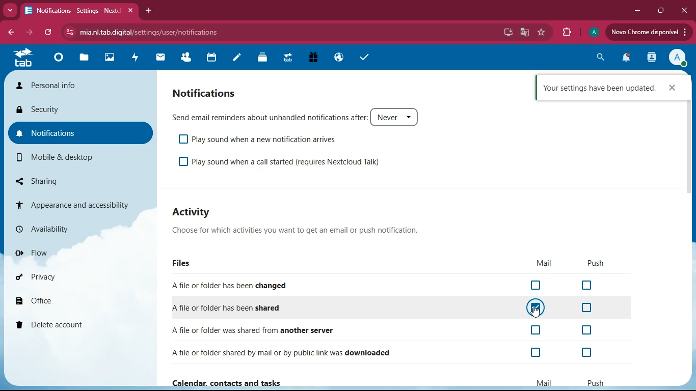 This screenshot has width=696, height=391. Describe the element at coordinates (199, 210) in the screenshot. I see `activity` at that location.